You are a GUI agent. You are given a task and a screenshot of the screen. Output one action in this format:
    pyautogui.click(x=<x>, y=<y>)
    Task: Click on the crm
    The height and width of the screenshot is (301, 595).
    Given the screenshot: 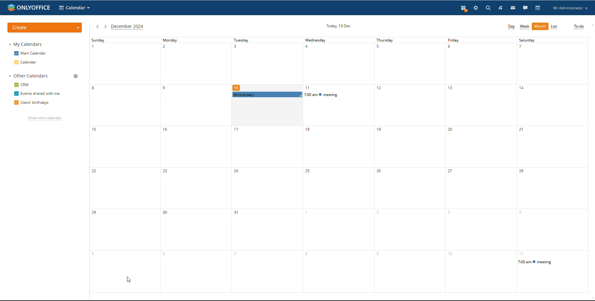 What is the action you would take?
    pyautogui.click(x=22, y=85)
    